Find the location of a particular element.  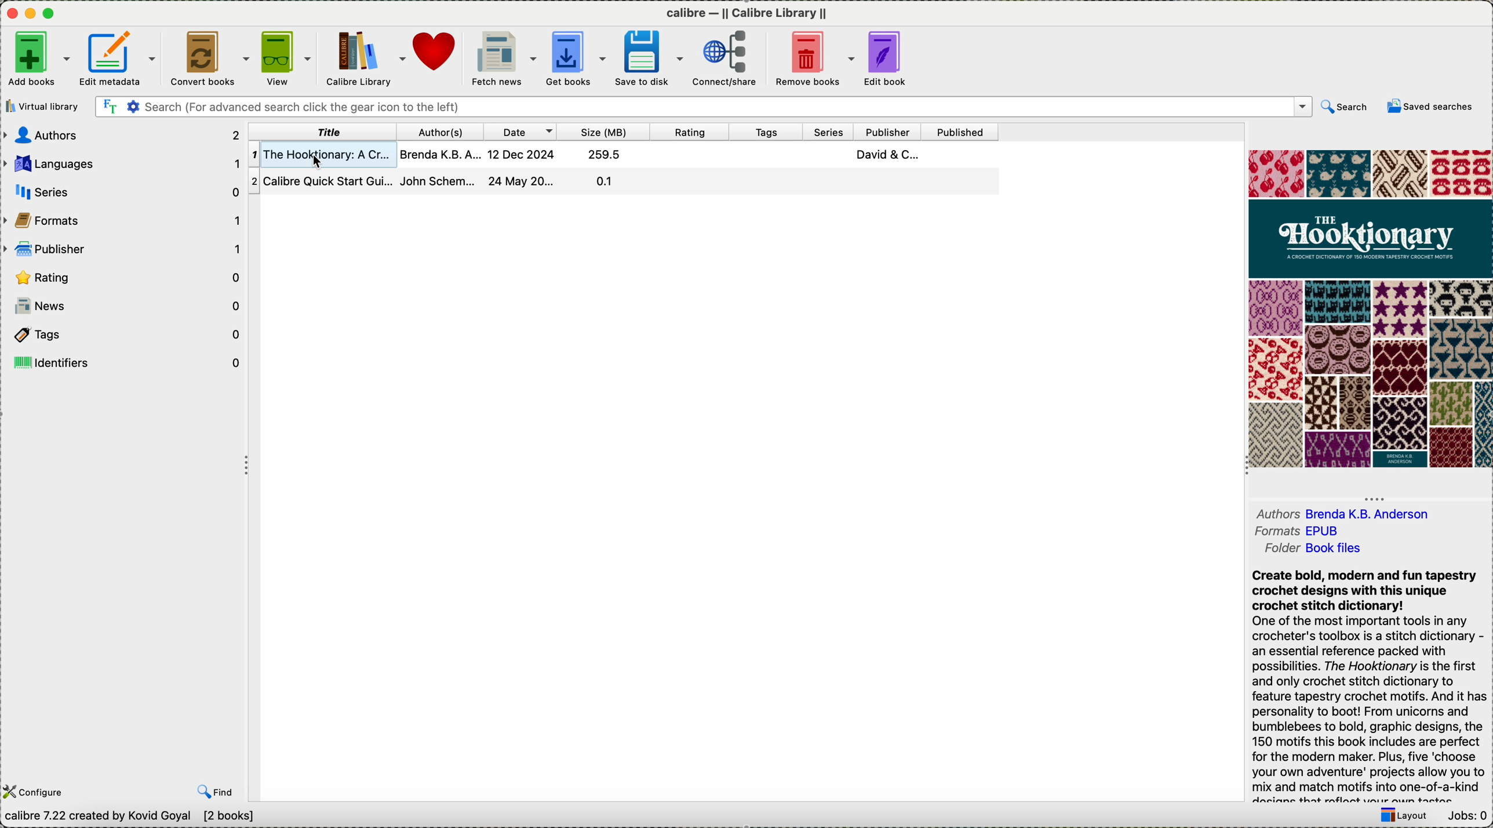

connect/share is located at coordinates (725, 57).